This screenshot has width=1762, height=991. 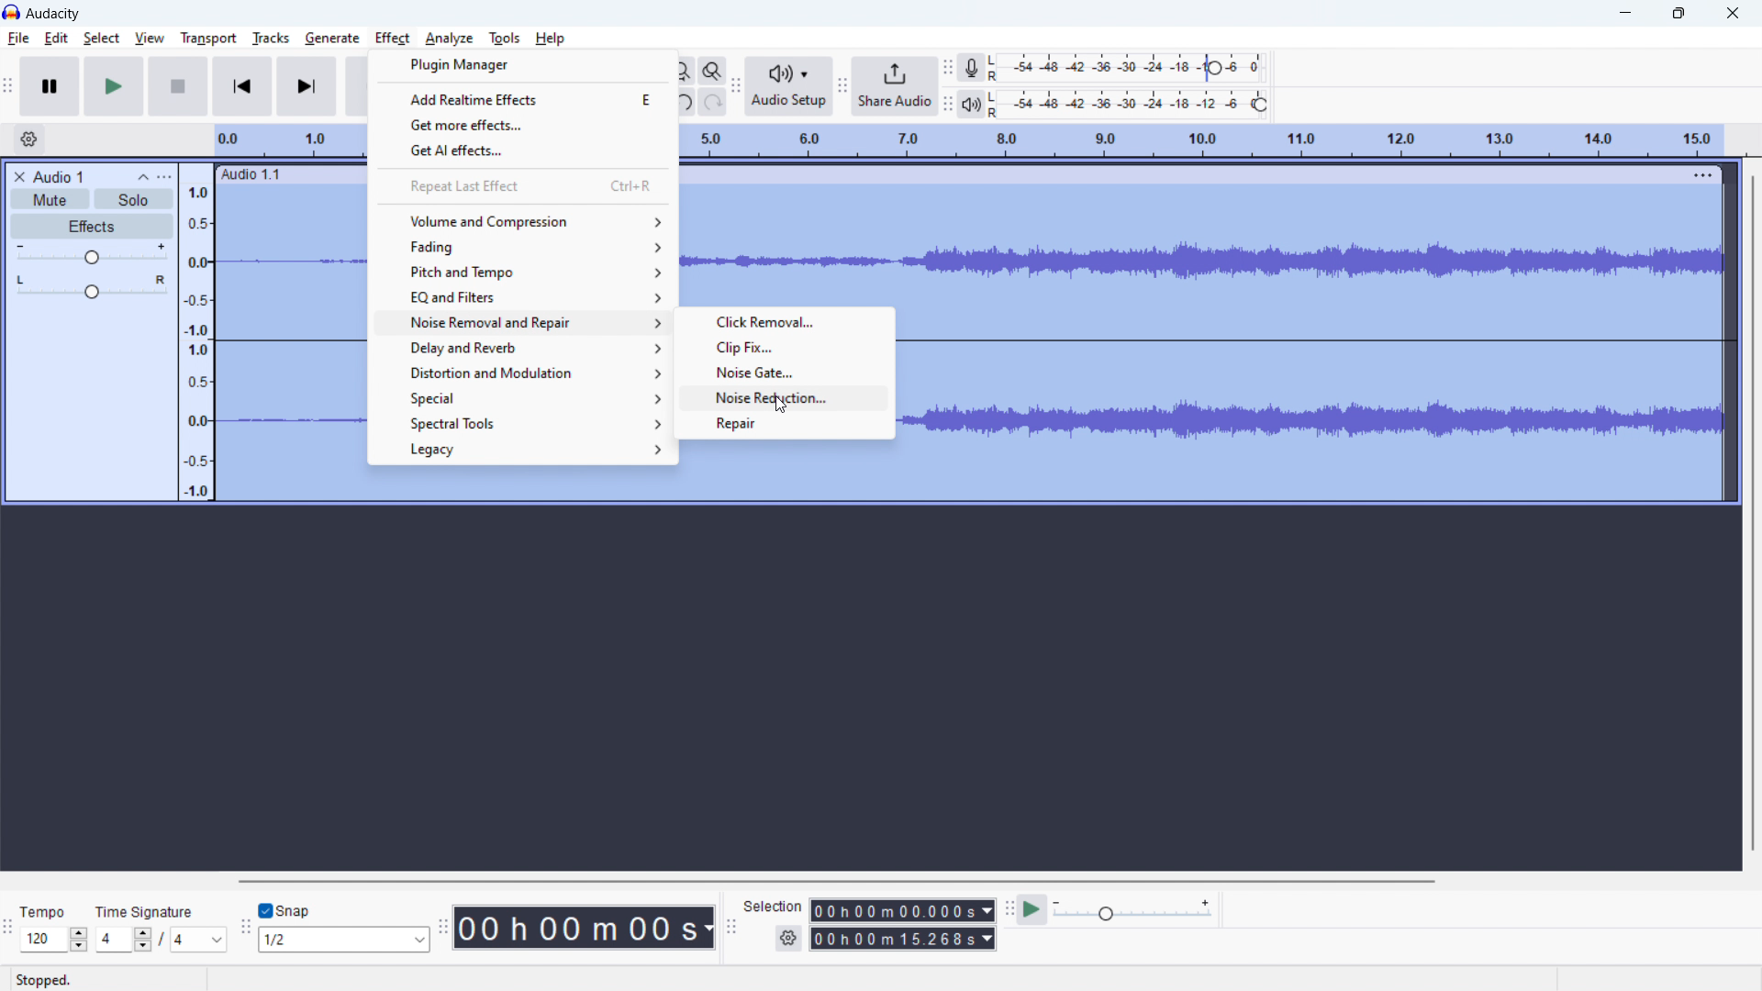 I want to click on minimize, so click(x=1626, y=16).